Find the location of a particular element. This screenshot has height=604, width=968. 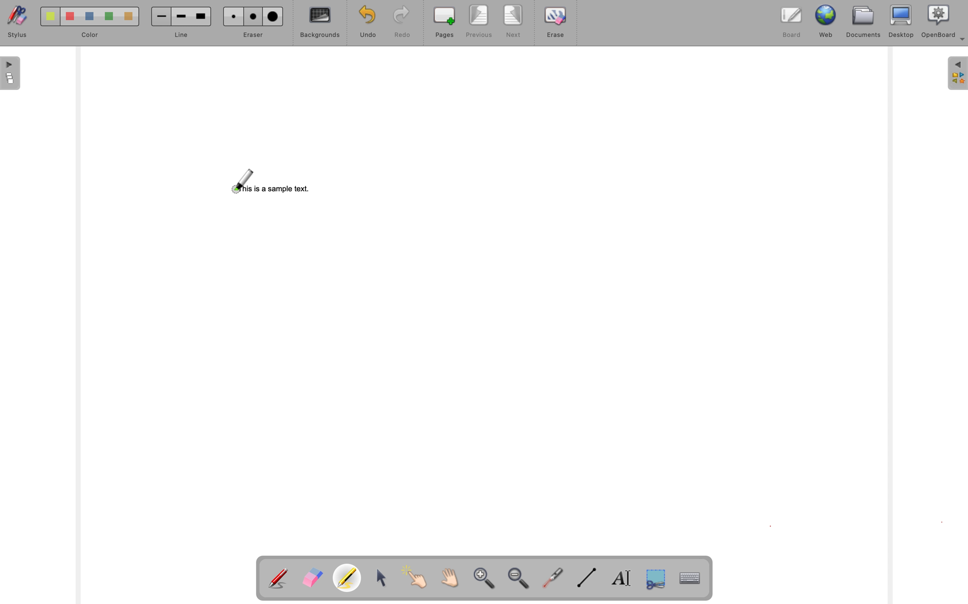

highlighter cursor is located at coordinates (241, 181).